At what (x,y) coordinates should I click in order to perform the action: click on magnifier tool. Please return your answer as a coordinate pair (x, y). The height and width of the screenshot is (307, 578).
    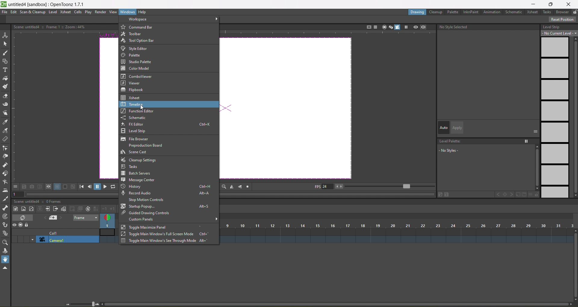
    Looking at the image, I should click on (6, 242).